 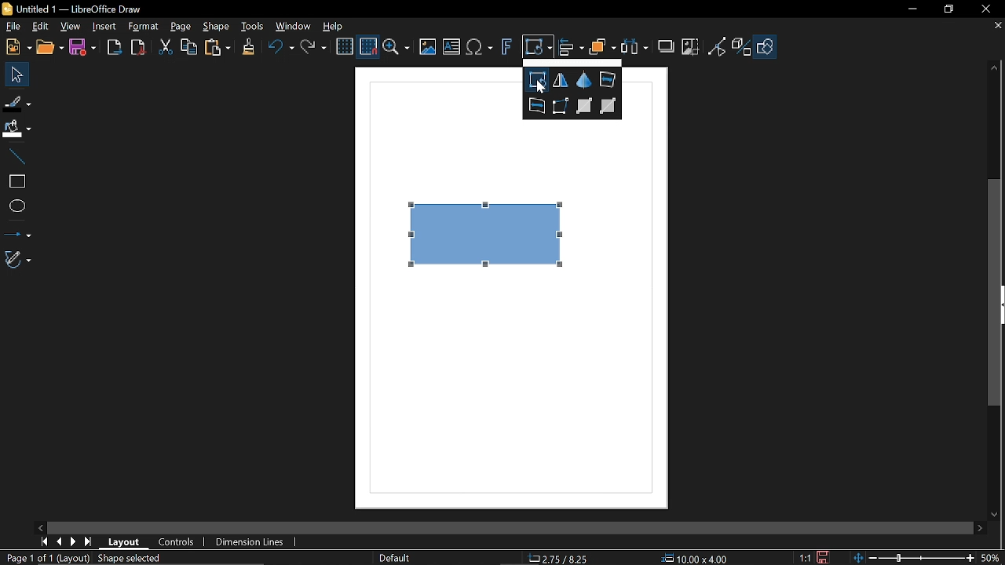 What do you see at coordinates (995, 292) in the screenshot?
I see `Vertical scrollbar` at bounding box center [995, 292].